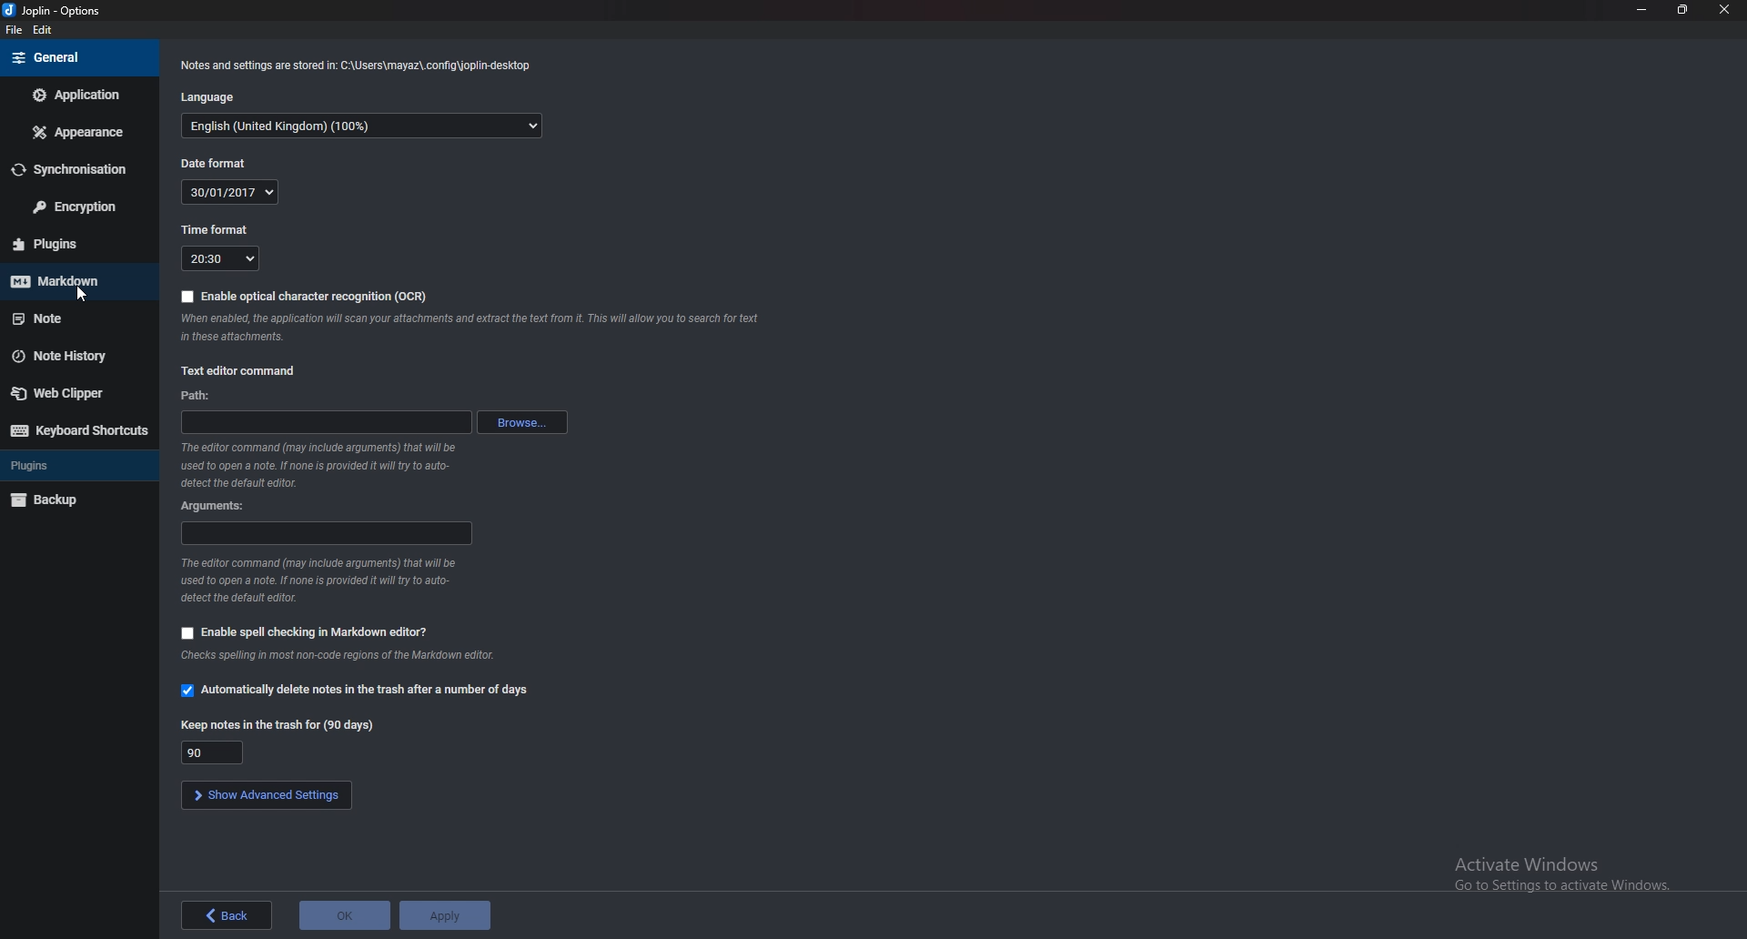  What do you see at coordinates (327, 533) in the screenshot?
I see `Arguments` at bounding box center [327, 533].